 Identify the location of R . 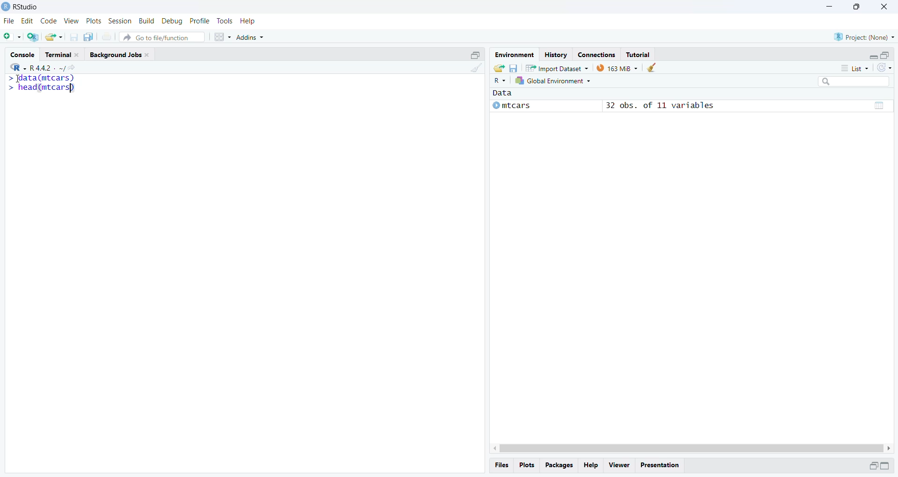
(19, 67).